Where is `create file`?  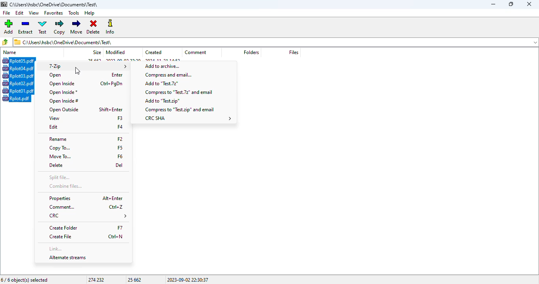
create file is located at coordinates (88, 237).